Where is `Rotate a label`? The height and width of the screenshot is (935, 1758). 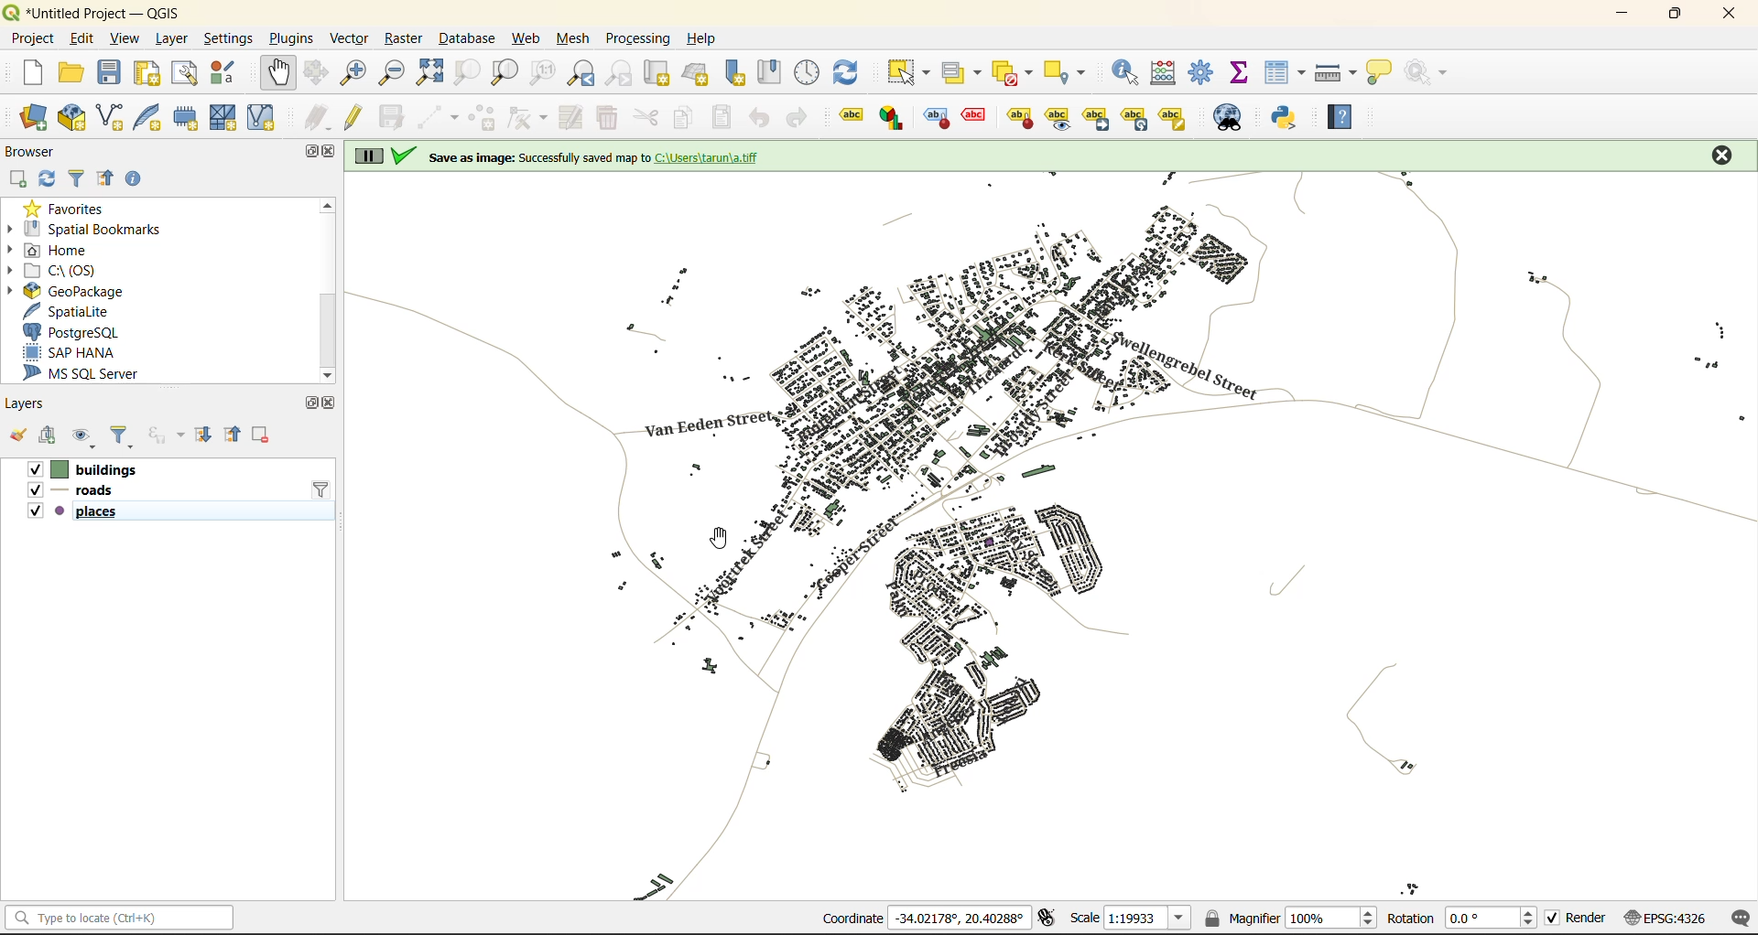
Rotate a label is located at coordinates (1134, 116).